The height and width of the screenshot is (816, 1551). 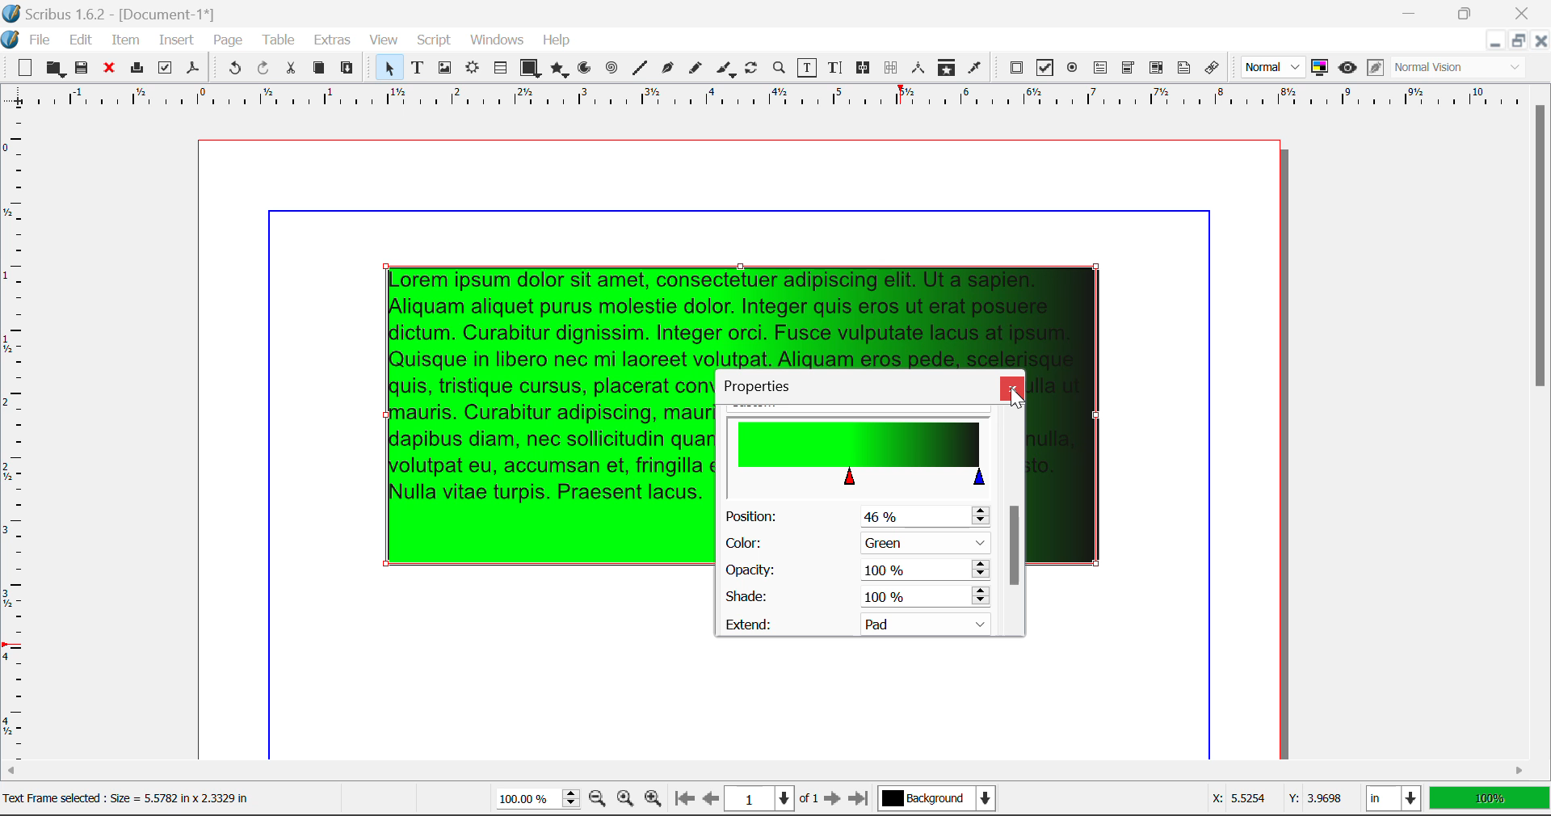 I want to click on Edit, so click(x=81, y=40).